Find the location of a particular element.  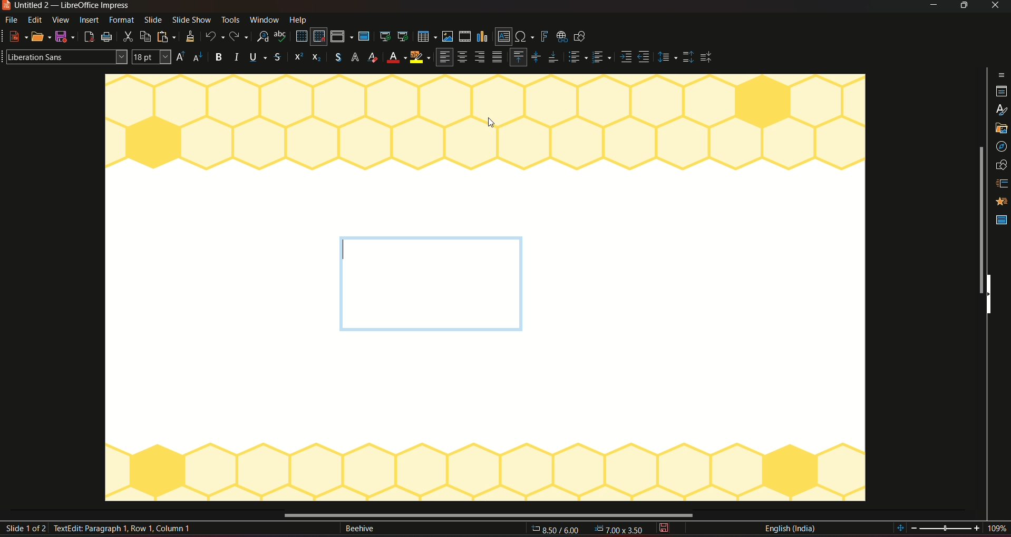

master slide is located at coordinates (1002, 201).